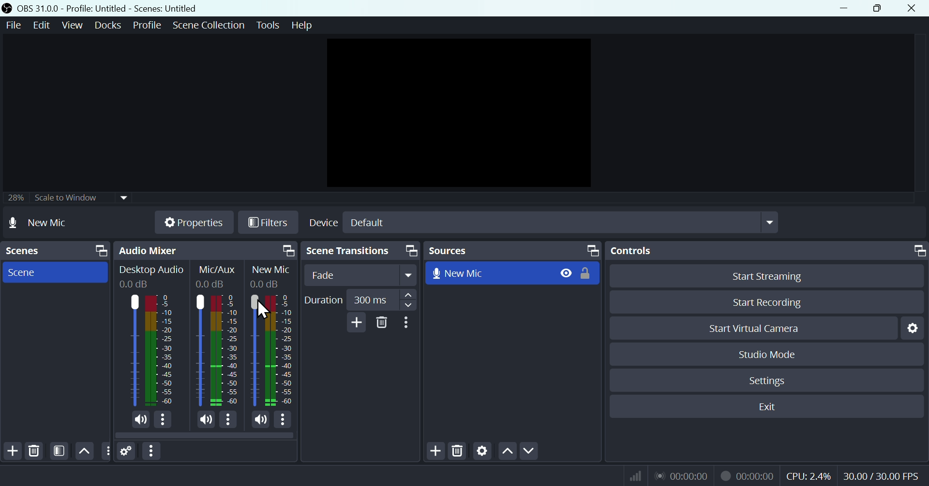  What do you see at coordinates (127, 452) in the screenshot?
I see `Settings` at bounding box center [127, 452].